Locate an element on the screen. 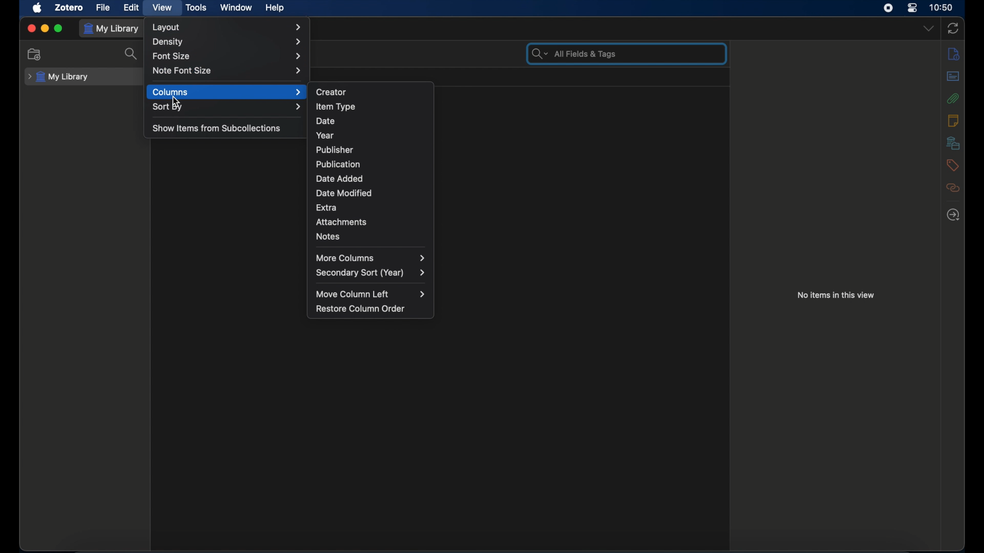  no items in this view is located at coordinates (836, 295).